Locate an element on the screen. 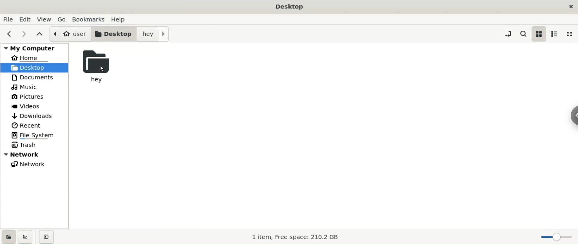 The width and height of the screenshot is (578, 244). next is located at coordinates (26, 35).